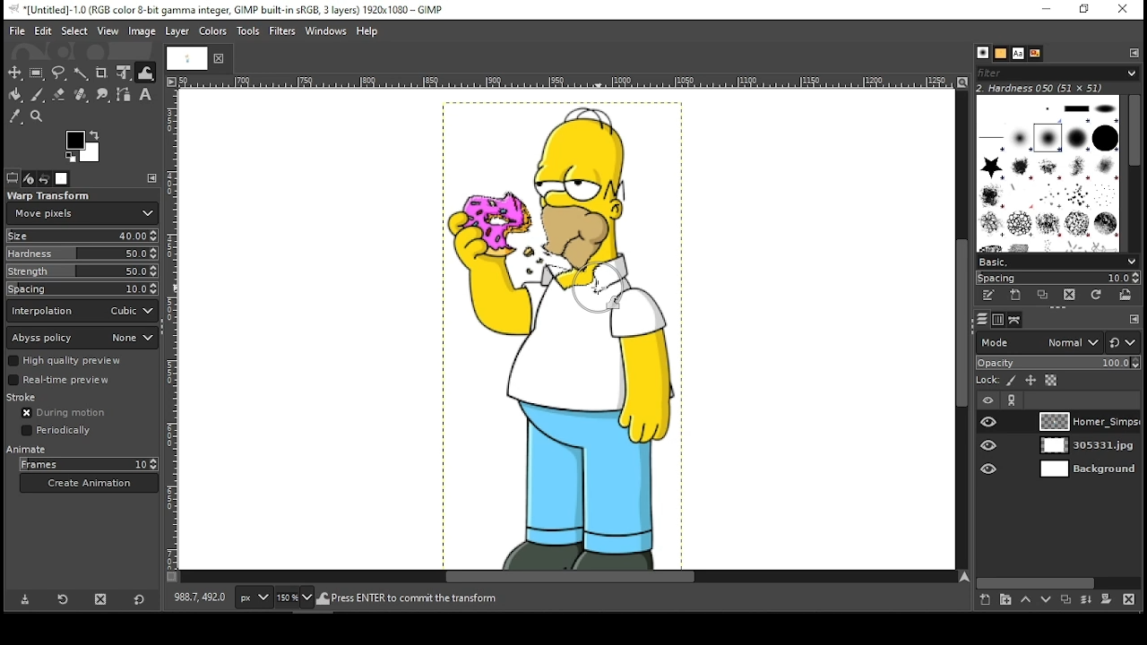 Image resolution: width=1147 pixels, height=645 pixels. What do you see at coordinates (596, 289) in the screenshot?
I see `mouse pointer` at bounding box center [596, 289].